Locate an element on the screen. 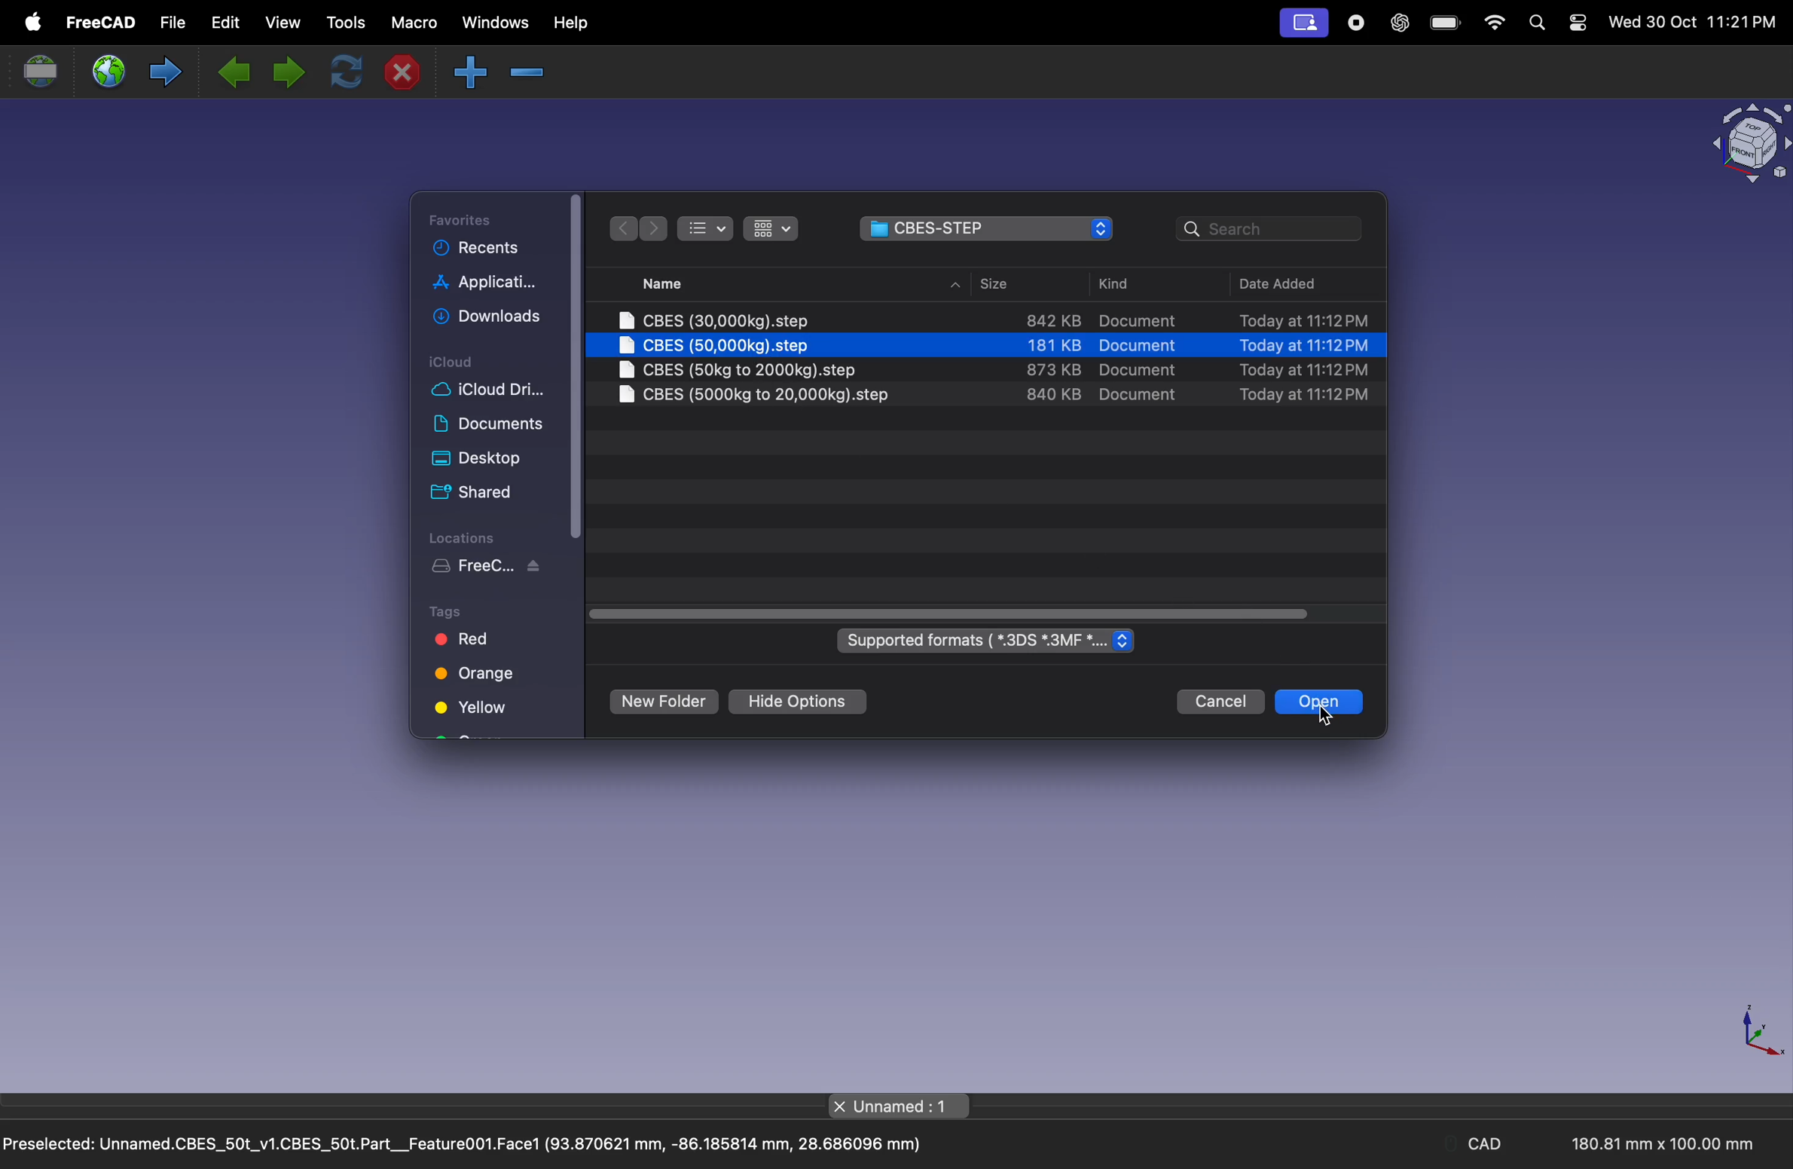 This screenshot has width=1793, height=1169. up is located at coordinates (954, 286).